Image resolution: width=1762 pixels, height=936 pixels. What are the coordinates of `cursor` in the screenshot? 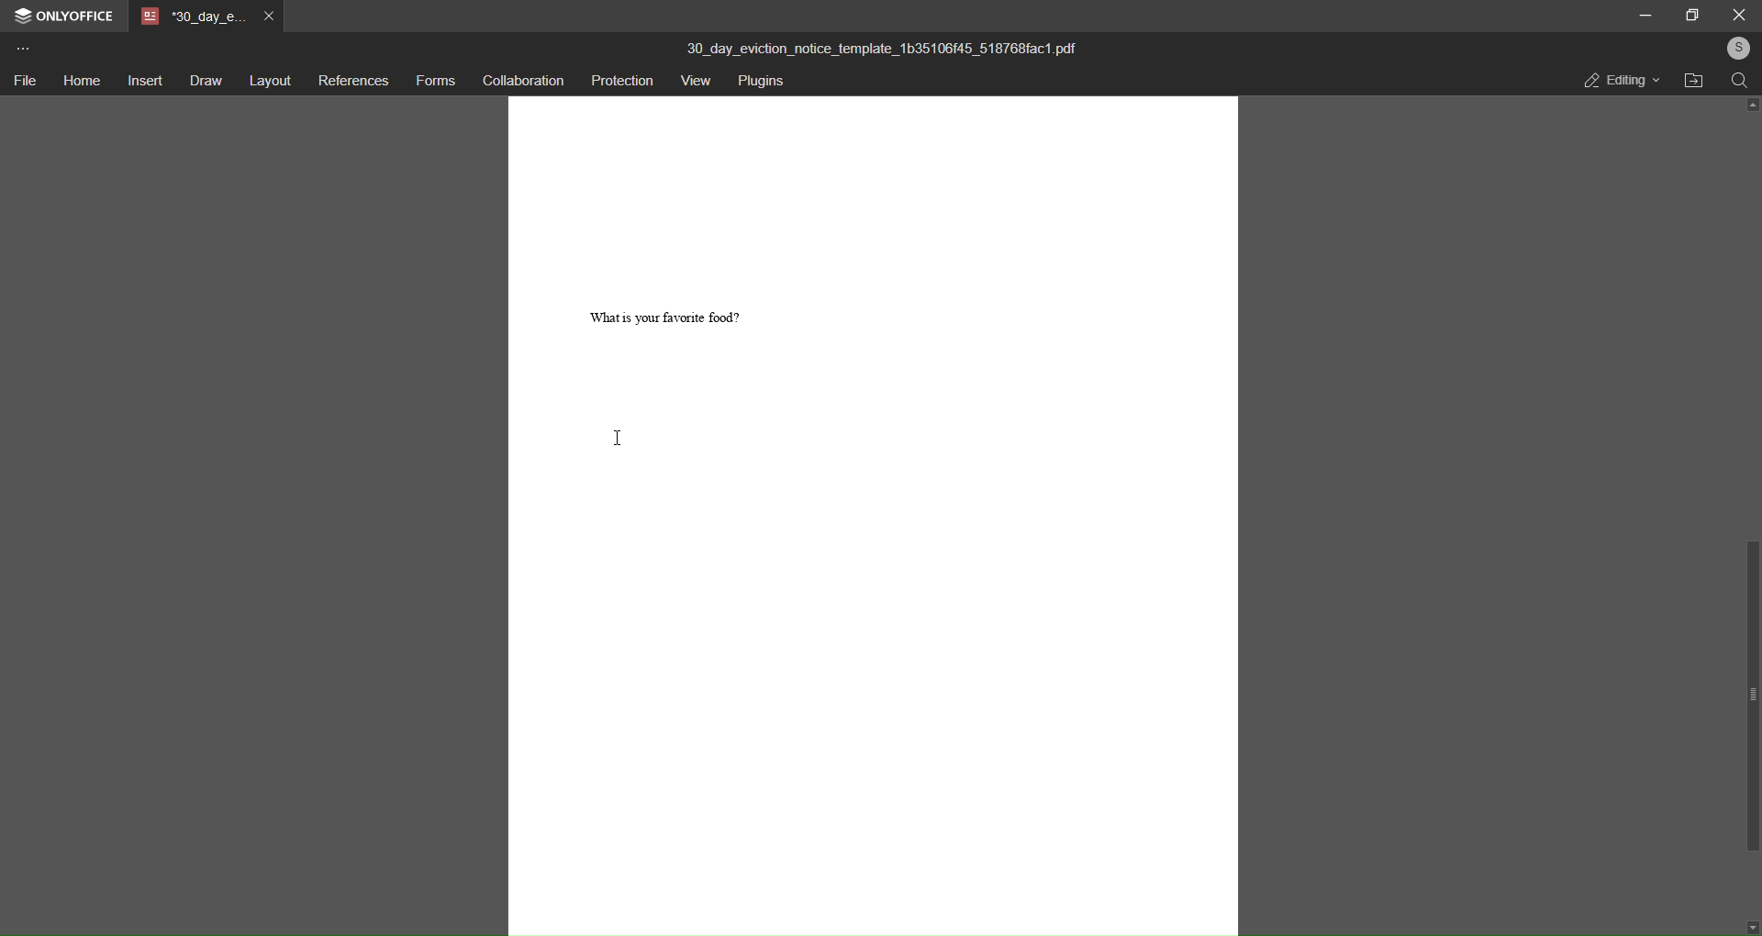 It's located at (621, 440).